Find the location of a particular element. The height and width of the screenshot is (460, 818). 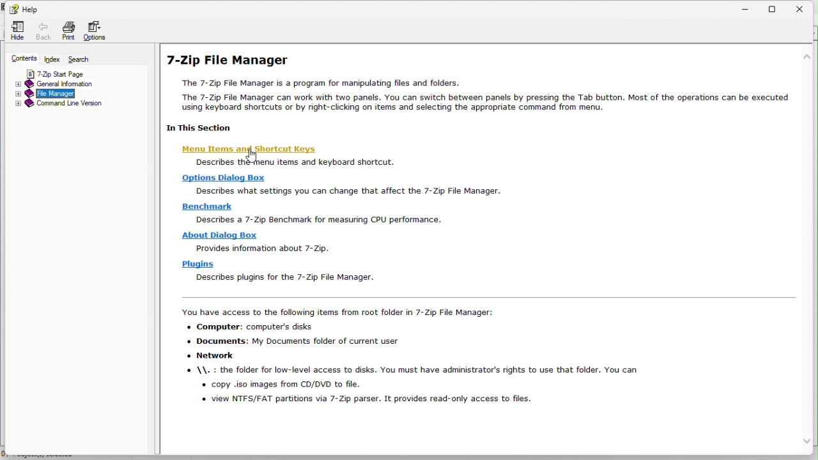

Minimize is located at coordinates (746, 7).